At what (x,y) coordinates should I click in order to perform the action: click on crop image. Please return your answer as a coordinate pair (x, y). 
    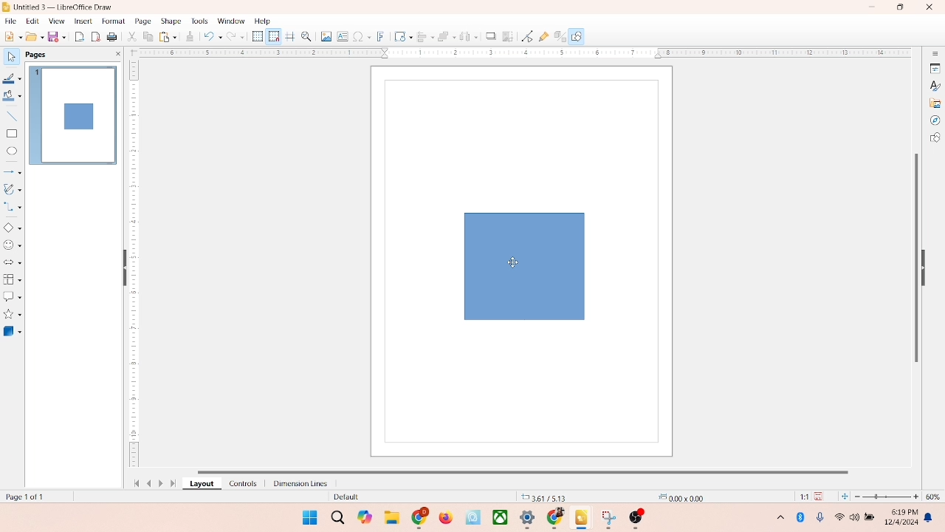
    Looking at the image, I should click on (508, 36).